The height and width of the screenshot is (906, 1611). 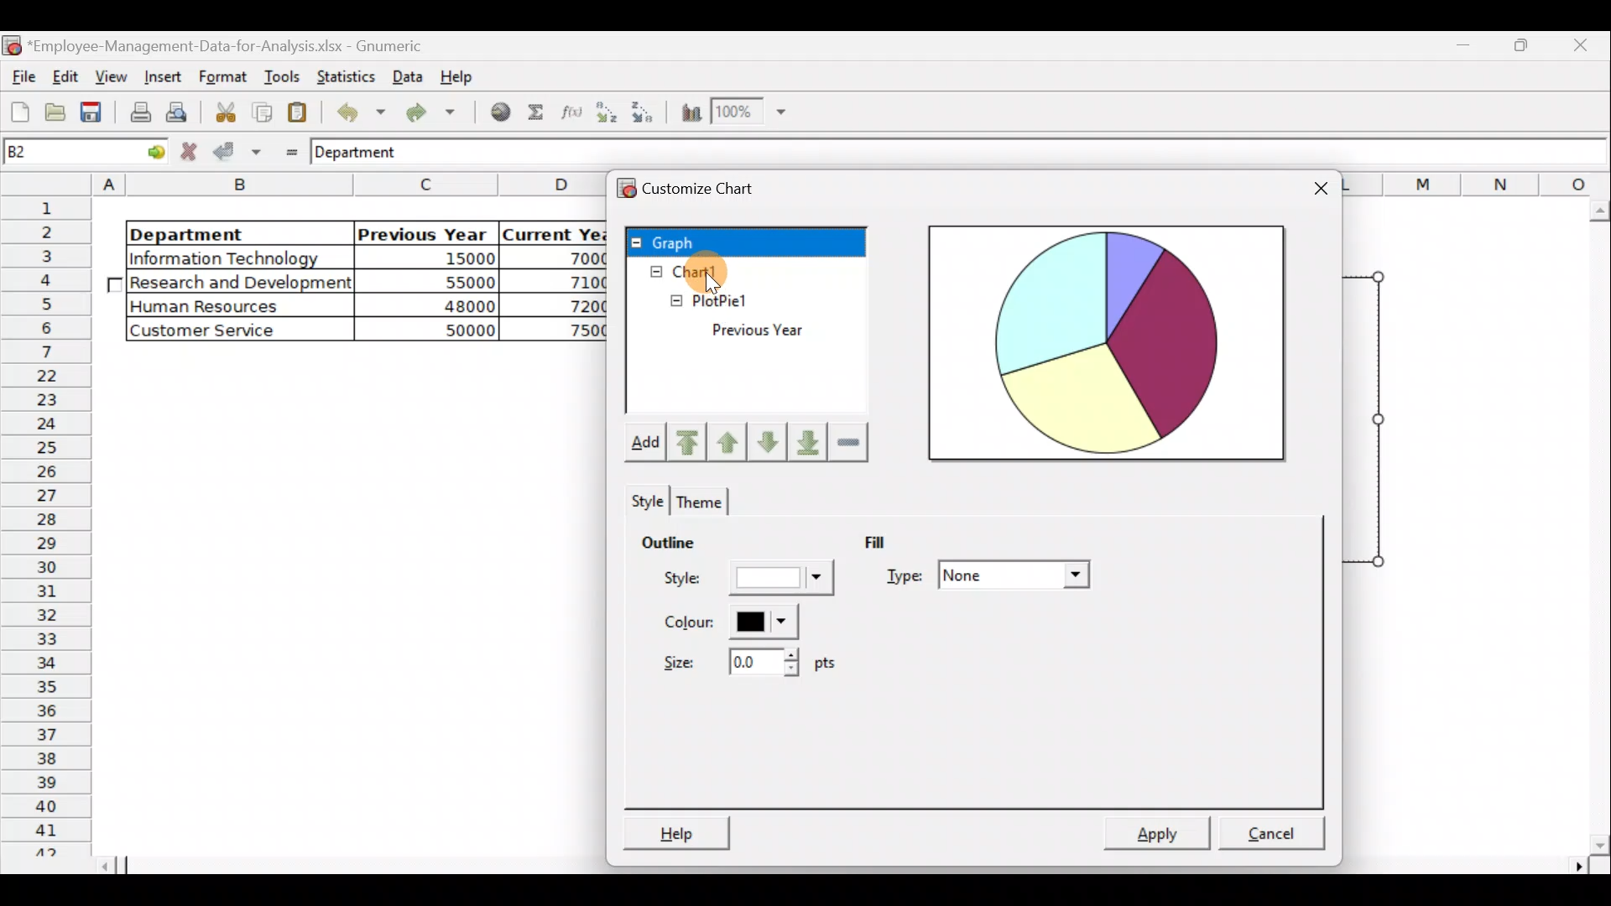 I want to click on Cursor on Chart1, so click(x=731, y=270).